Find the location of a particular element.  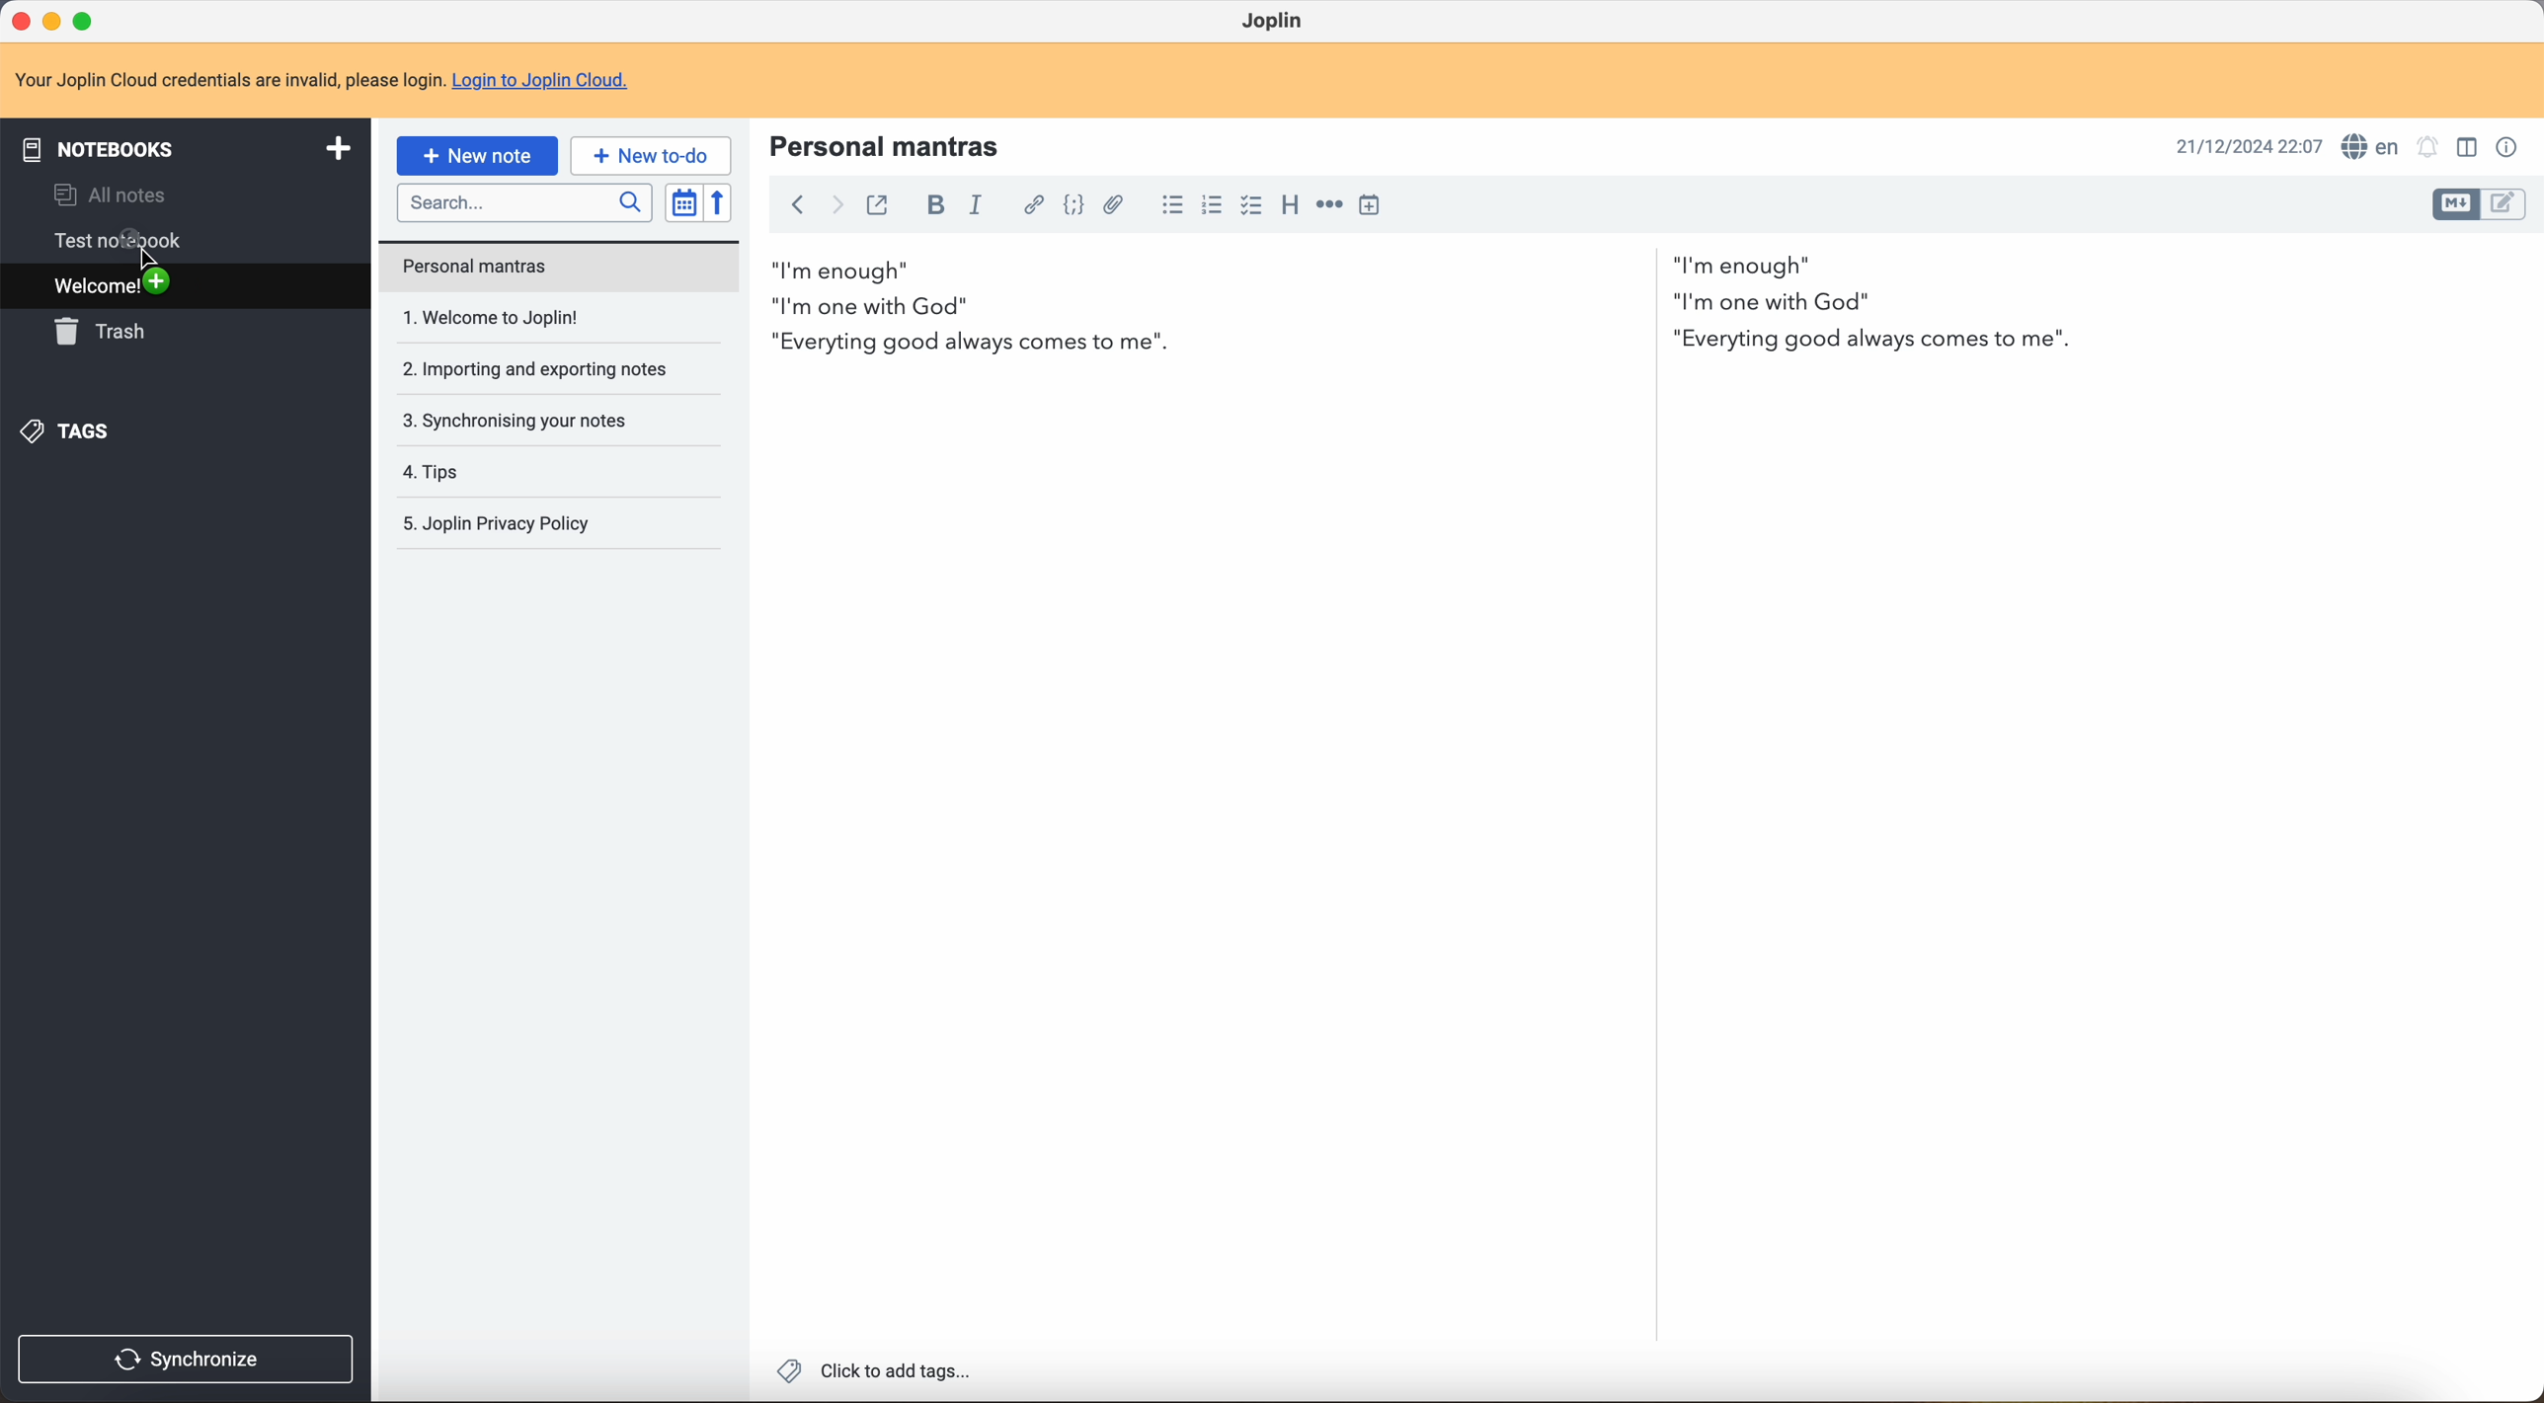

horizontal rule is located at coordinates (1330, 206).